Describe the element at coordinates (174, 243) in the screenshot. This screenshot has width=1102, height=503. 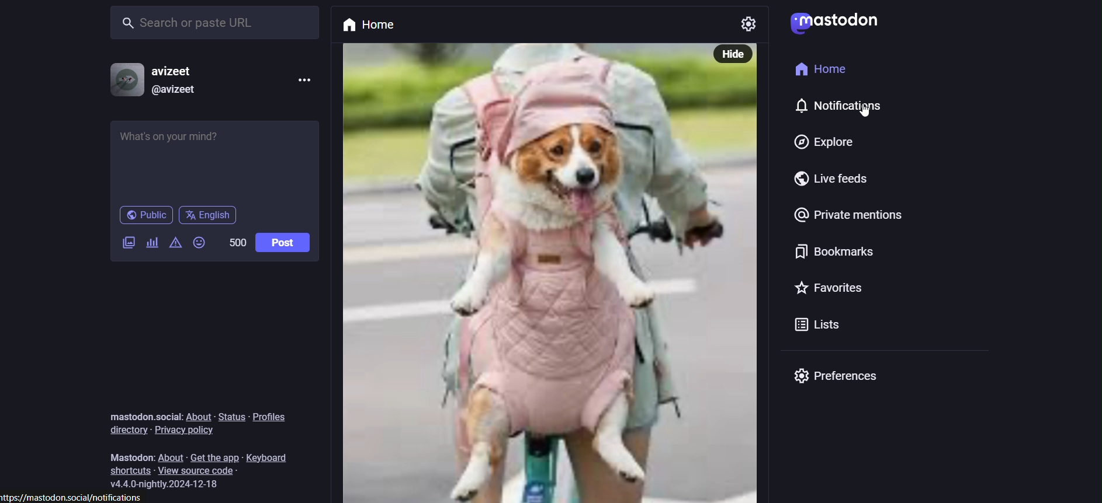
I see `content warning` at that location.